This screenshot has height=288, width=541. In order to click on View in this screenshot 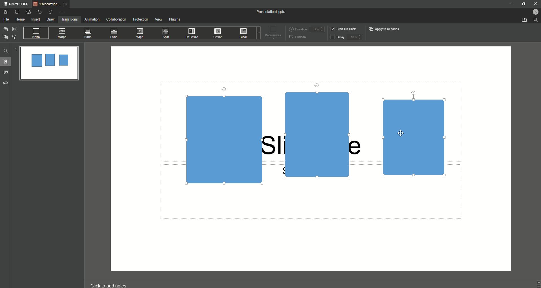, I will do `click(158, 19)`.